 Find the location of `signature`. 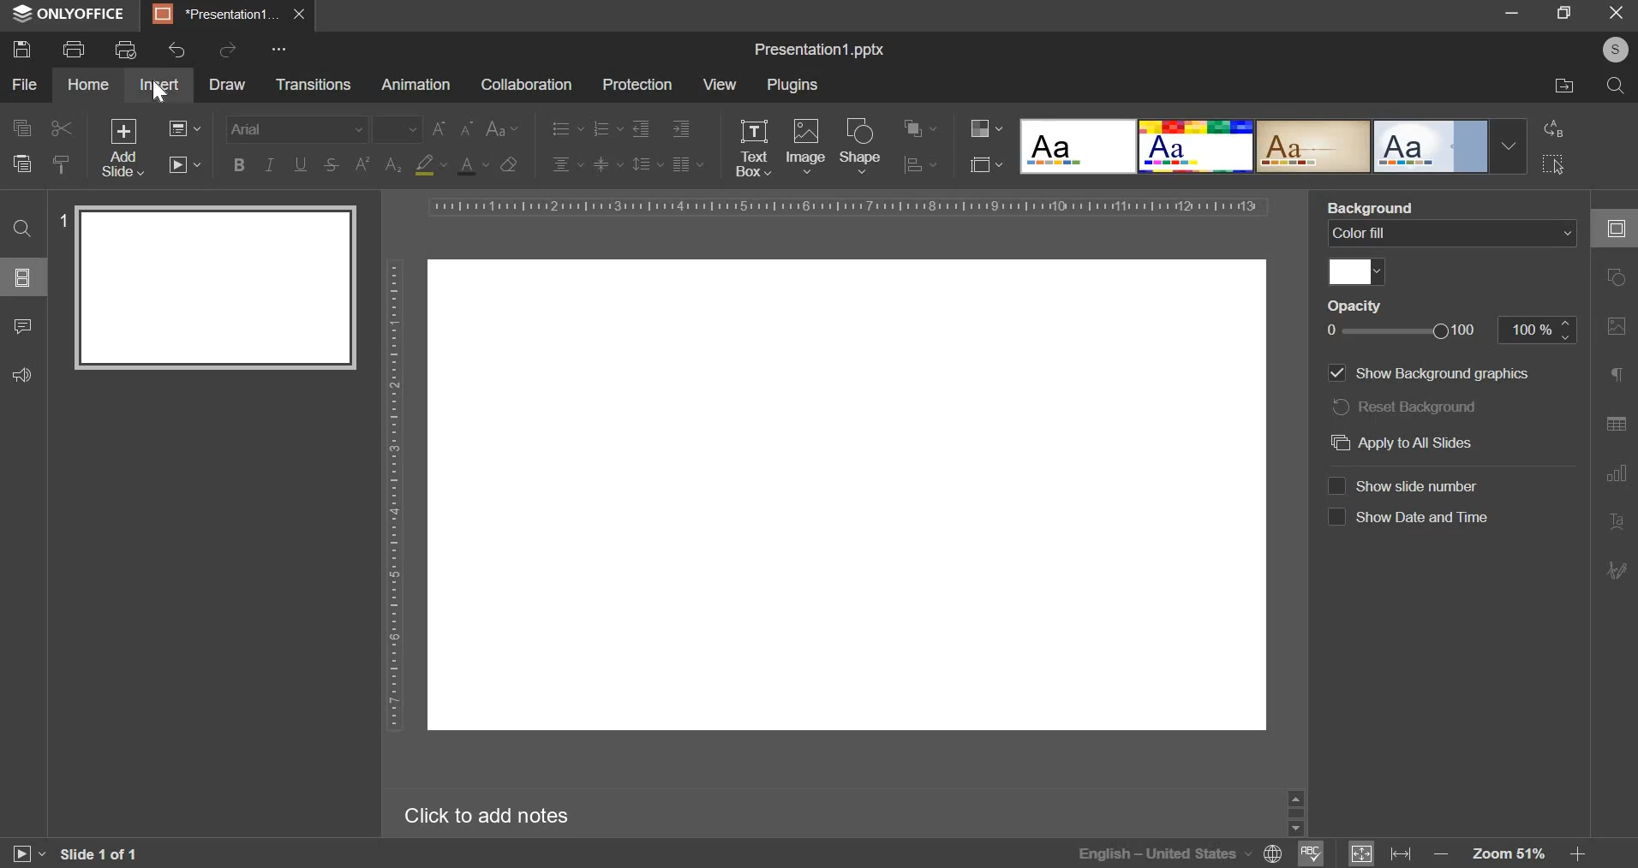

signature is located at coordinates (1616, 569).